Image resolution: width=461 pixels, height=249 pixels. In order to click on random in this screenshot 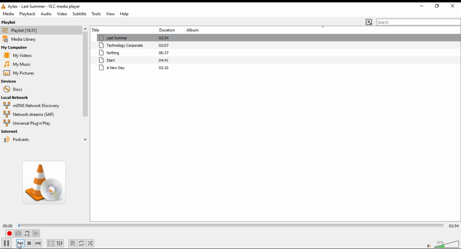, I will do `click(90, 244)`.